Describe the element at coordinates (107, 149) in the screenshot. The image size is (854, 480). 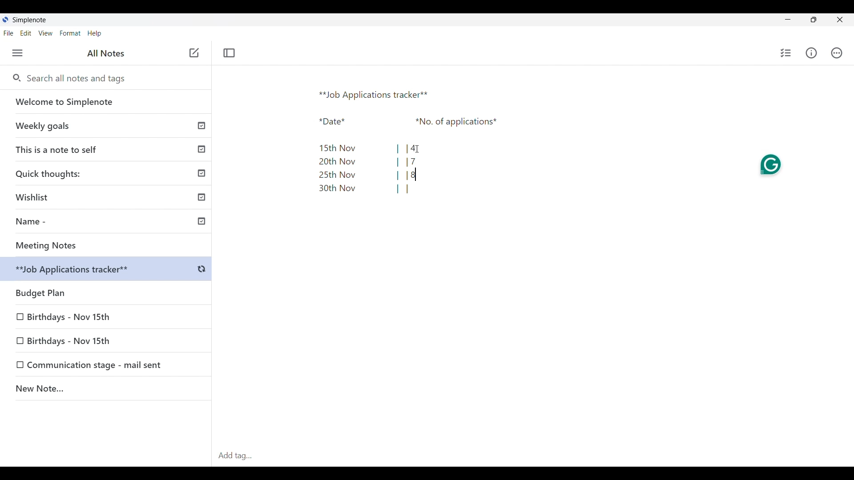
I see `This is a note to self` at that location.